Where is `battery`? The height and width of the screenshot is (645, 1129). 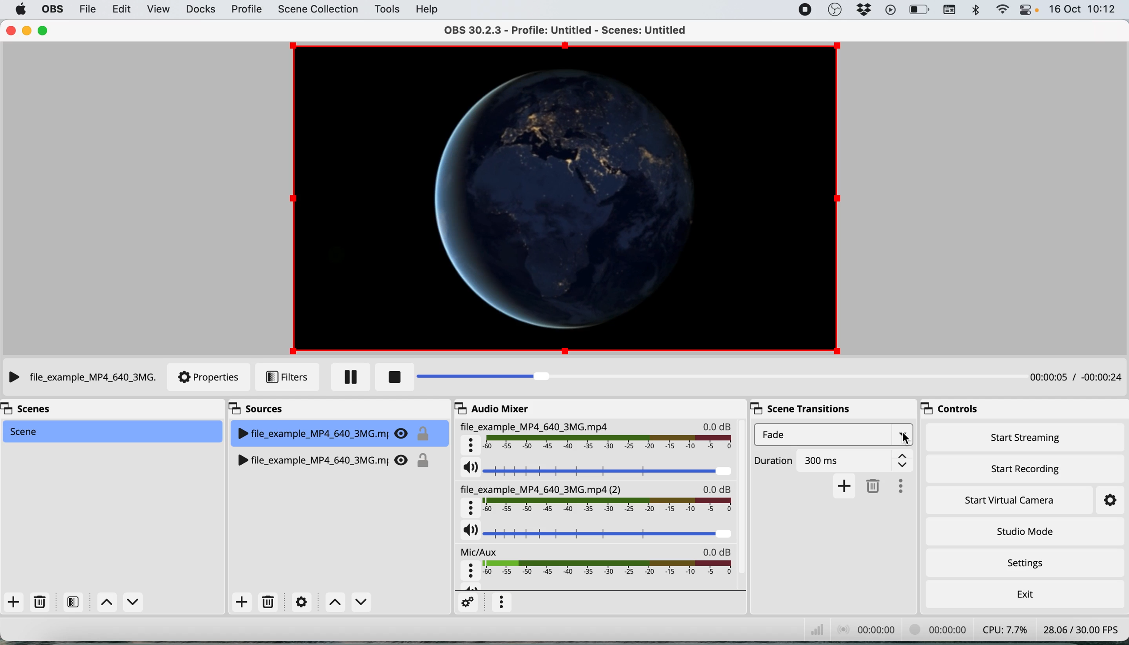 battery is located at coordinates (921, 10).